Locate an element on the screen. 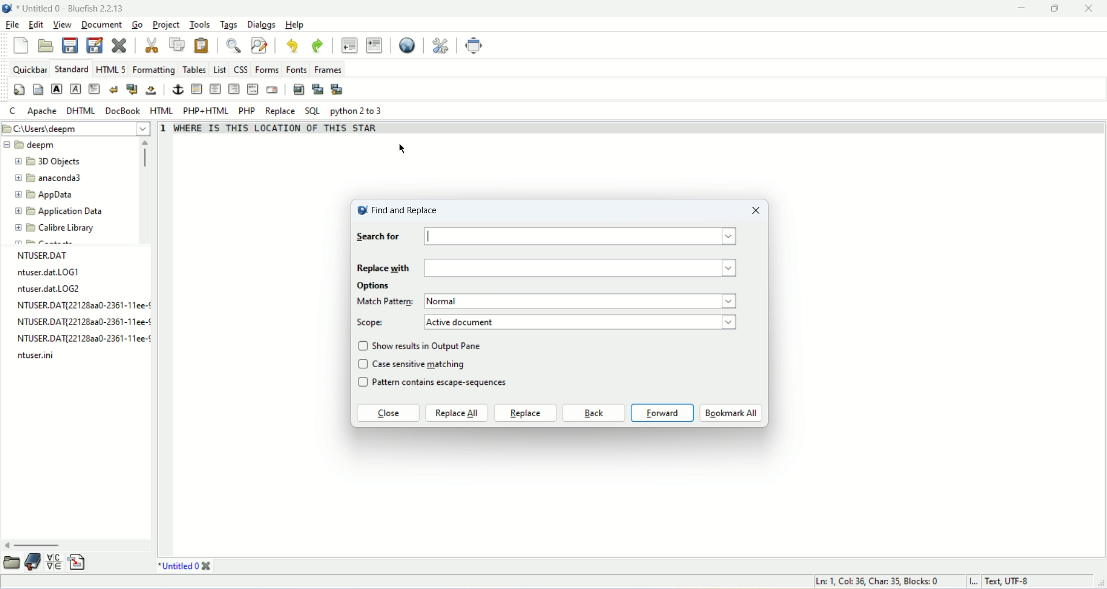 The width and height of the screenshot is (1107, 589). SQL is located at coordinates (312, 111).